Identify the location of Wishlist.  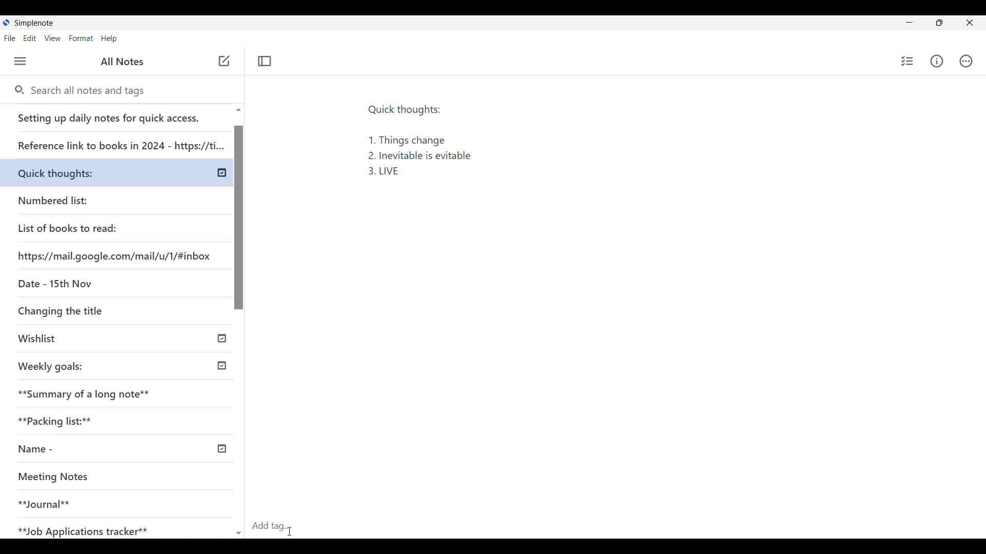
(86, 340).